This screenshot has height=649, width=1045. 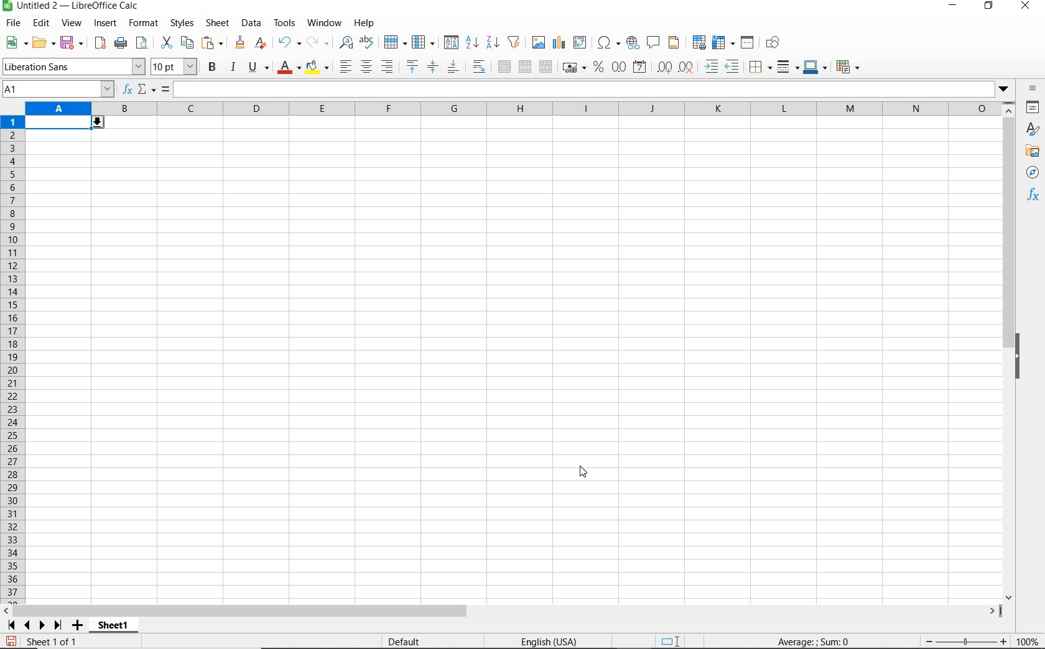 I want to click on merge and center or unmerge cells, so click(x=504, y=67).